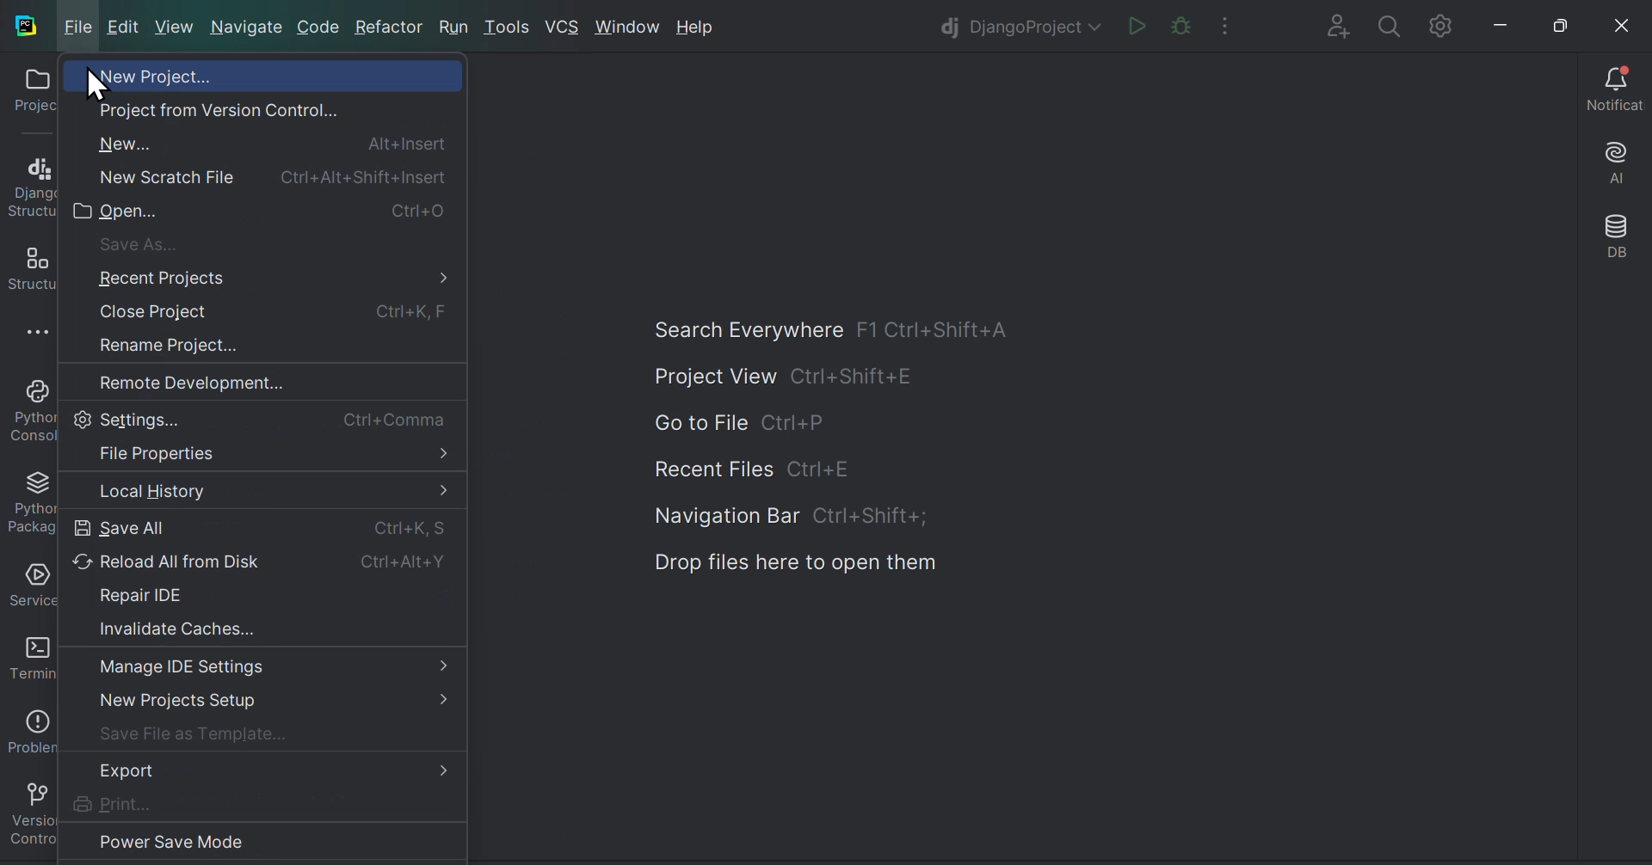 This screenshot has width=1652, height=865. What do you see at coordinates (223, 630) in the screenshot?
I see `Invalidate cashes` at bounding box center [223, 630].